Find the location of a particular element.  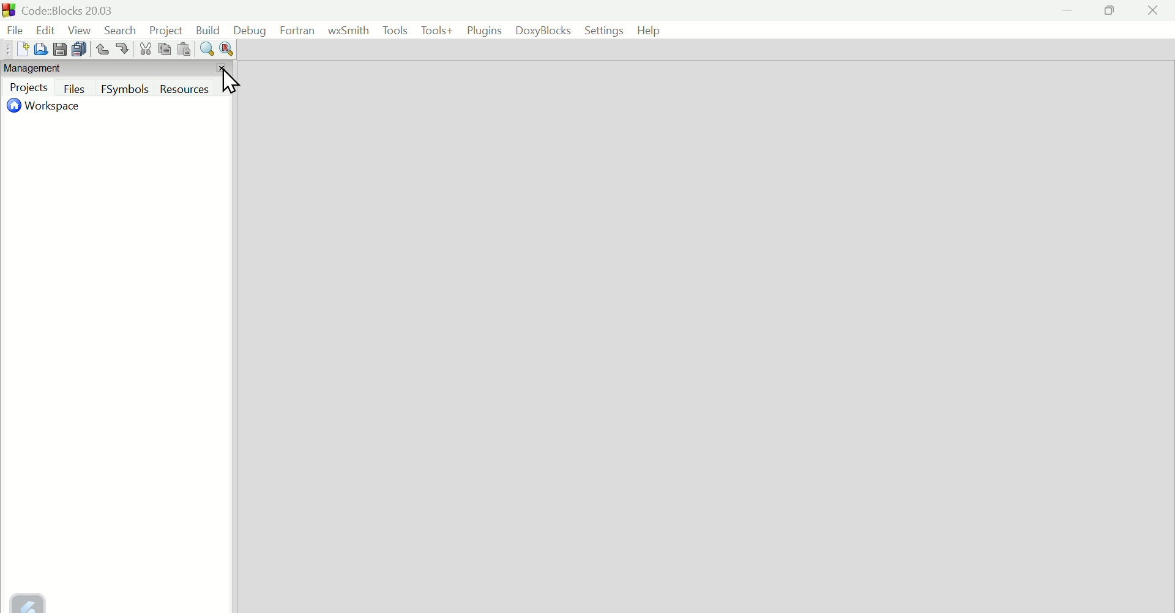

Cursor is located at coordinates (231, 81).